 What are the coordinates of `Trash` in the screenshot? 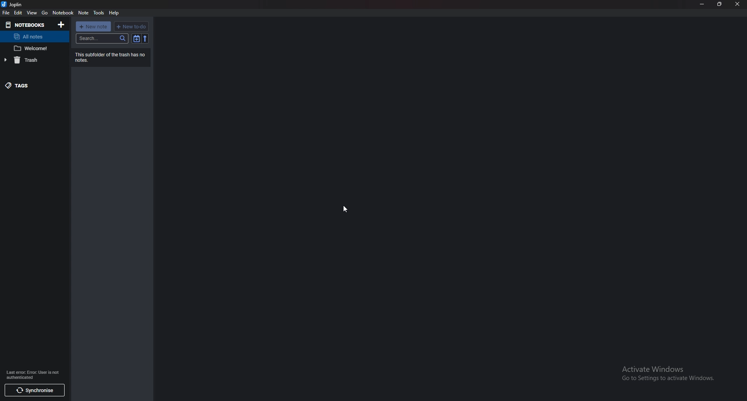 It's located at (32, 60).